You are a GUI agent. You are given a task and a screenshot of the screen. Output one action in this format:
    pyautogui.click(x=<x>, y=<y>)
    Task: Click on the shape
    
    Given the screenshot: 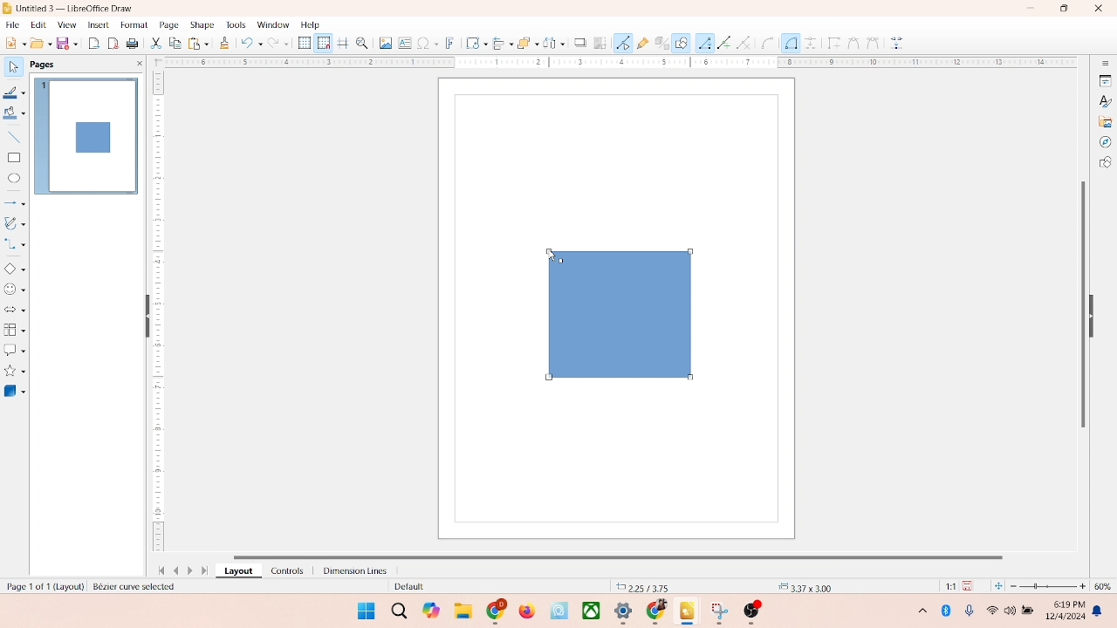 What is the action you would take?
    pyautogui.click(x=202, y=24)
    